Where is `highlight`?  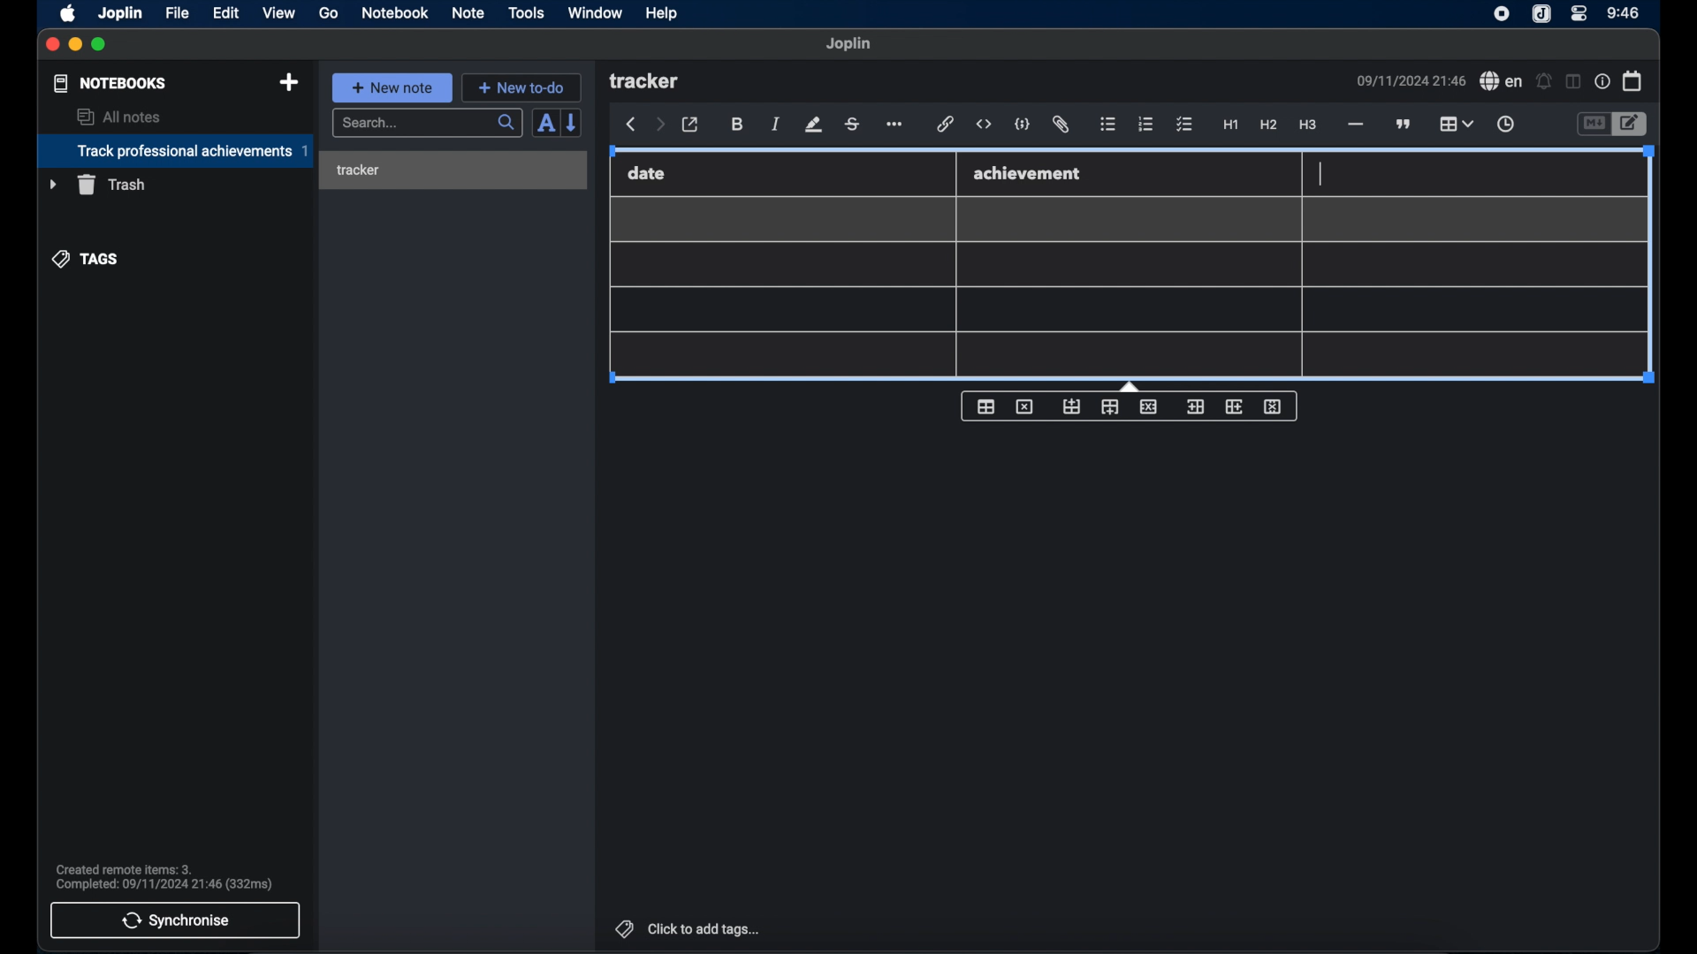 highlight is located at coordinates (813, 125).